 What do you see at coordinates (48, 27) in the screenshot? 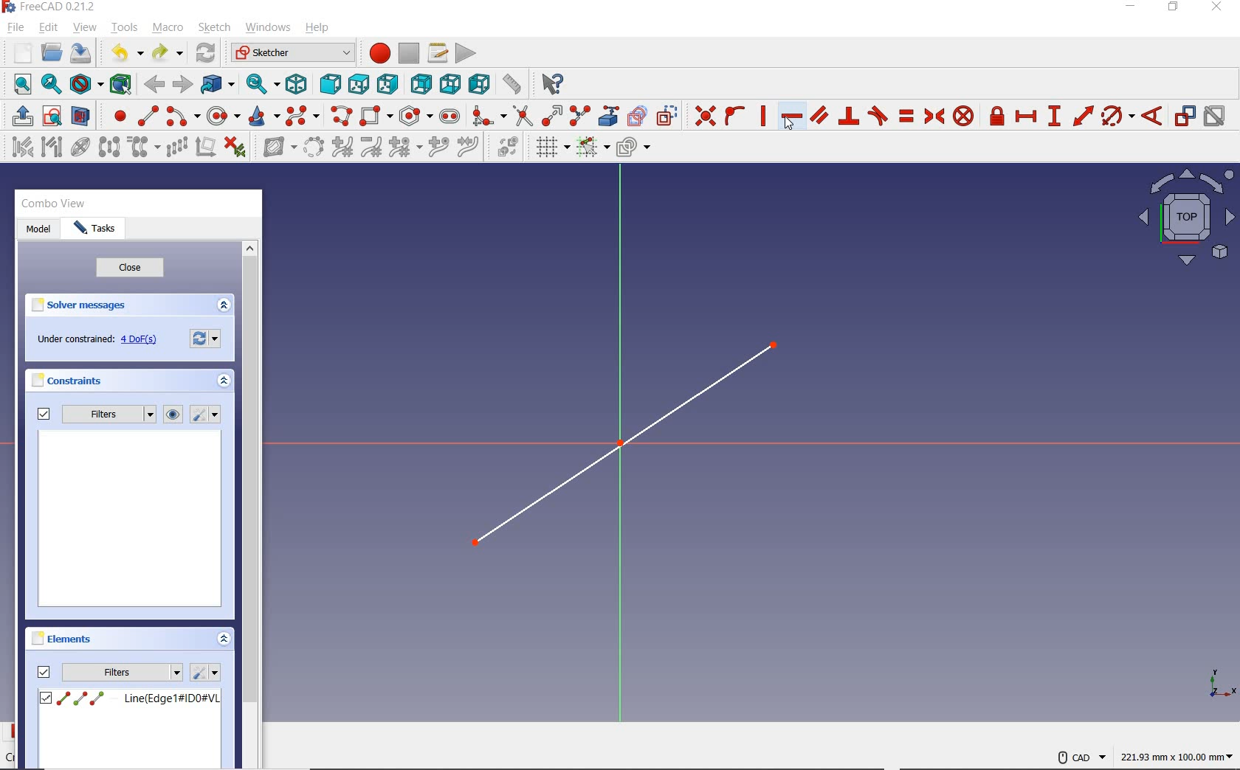
I see `EDIT` at bounding box center [48, 27].